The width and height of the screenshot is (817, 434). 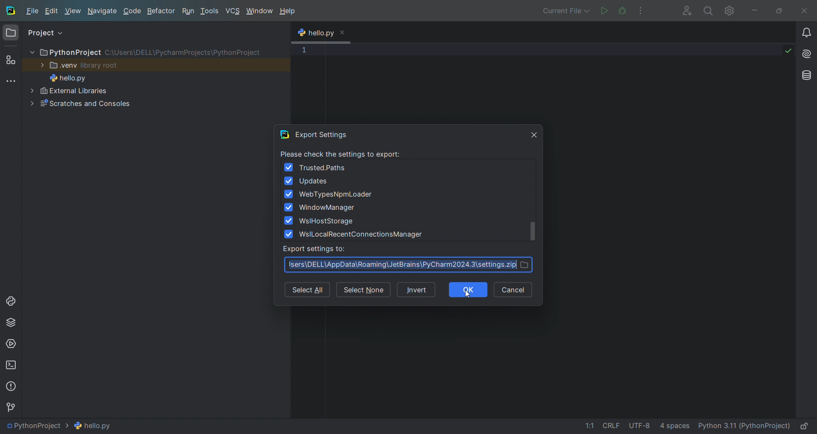 I want to click on more tools windows, so click(x=13, y=81).